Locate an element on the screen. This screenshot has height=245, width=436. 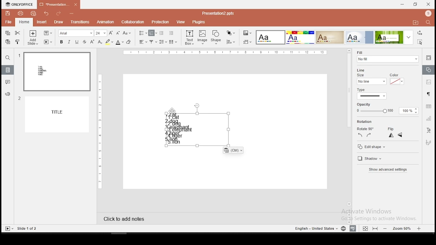
clone formatting is located at coordinates (18, 42).